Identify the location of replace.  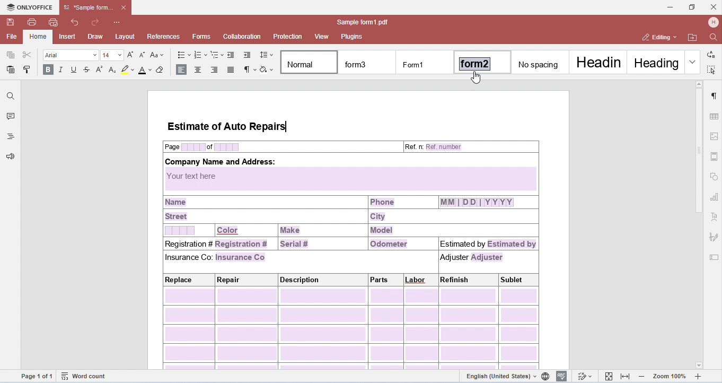
(710, 53).